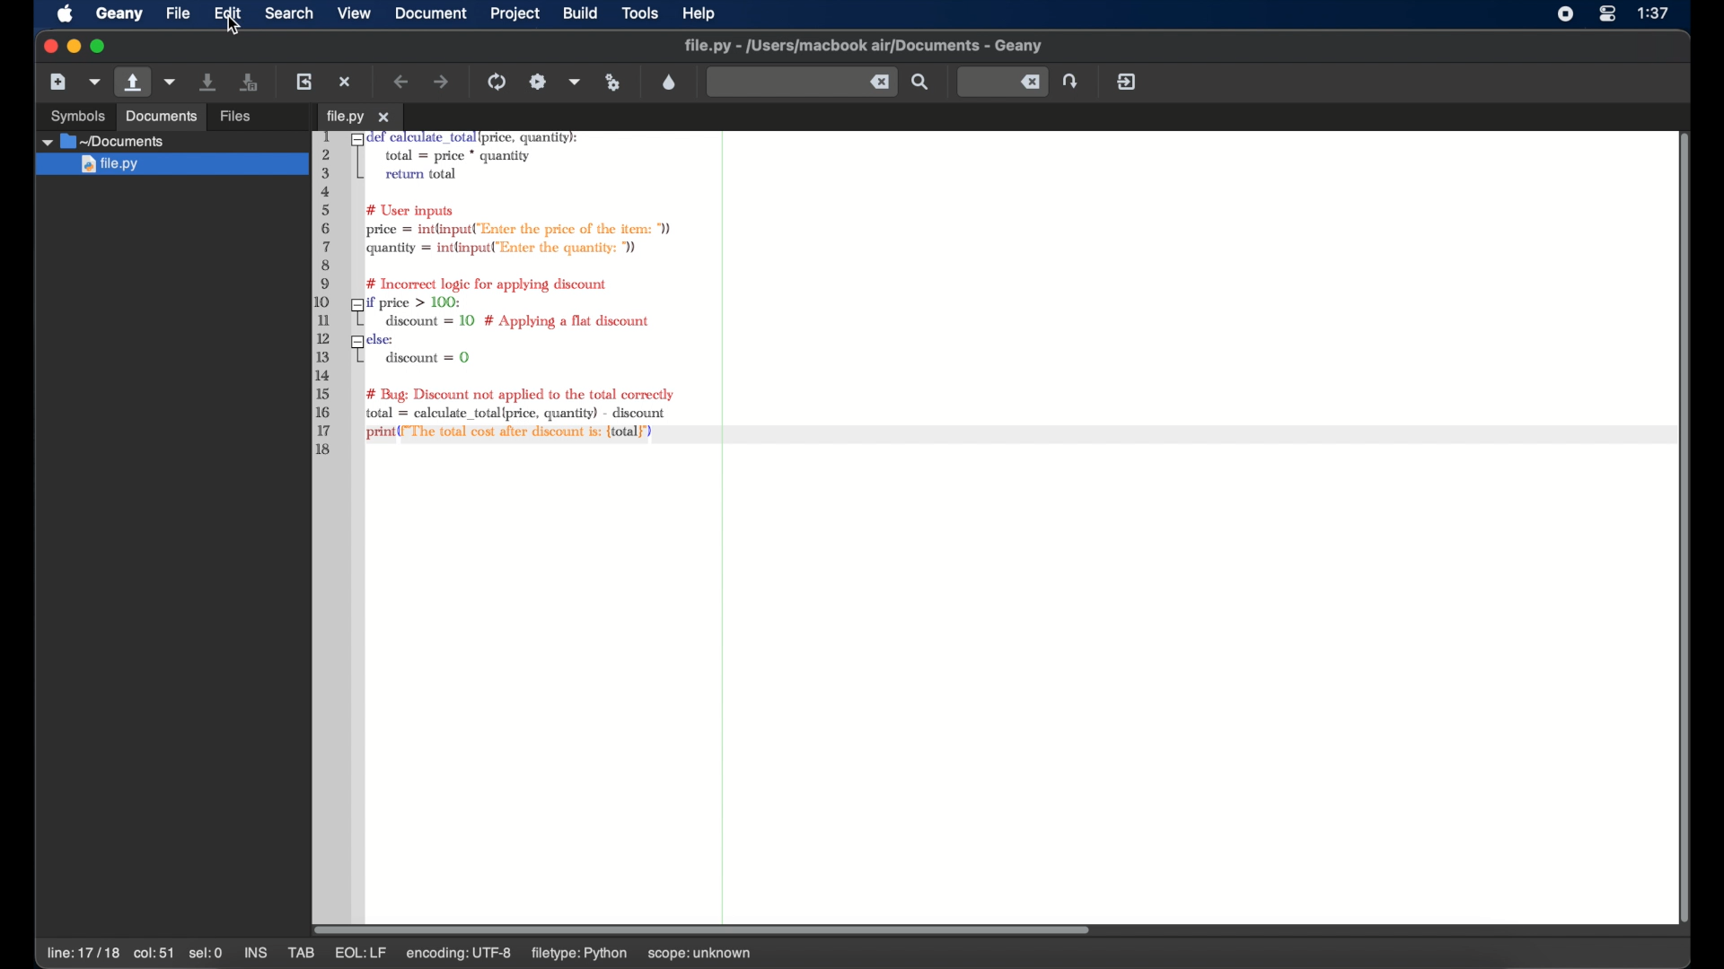  Describe the element at coordinates (699, 13) in the screenshot. I see `help` at that location.